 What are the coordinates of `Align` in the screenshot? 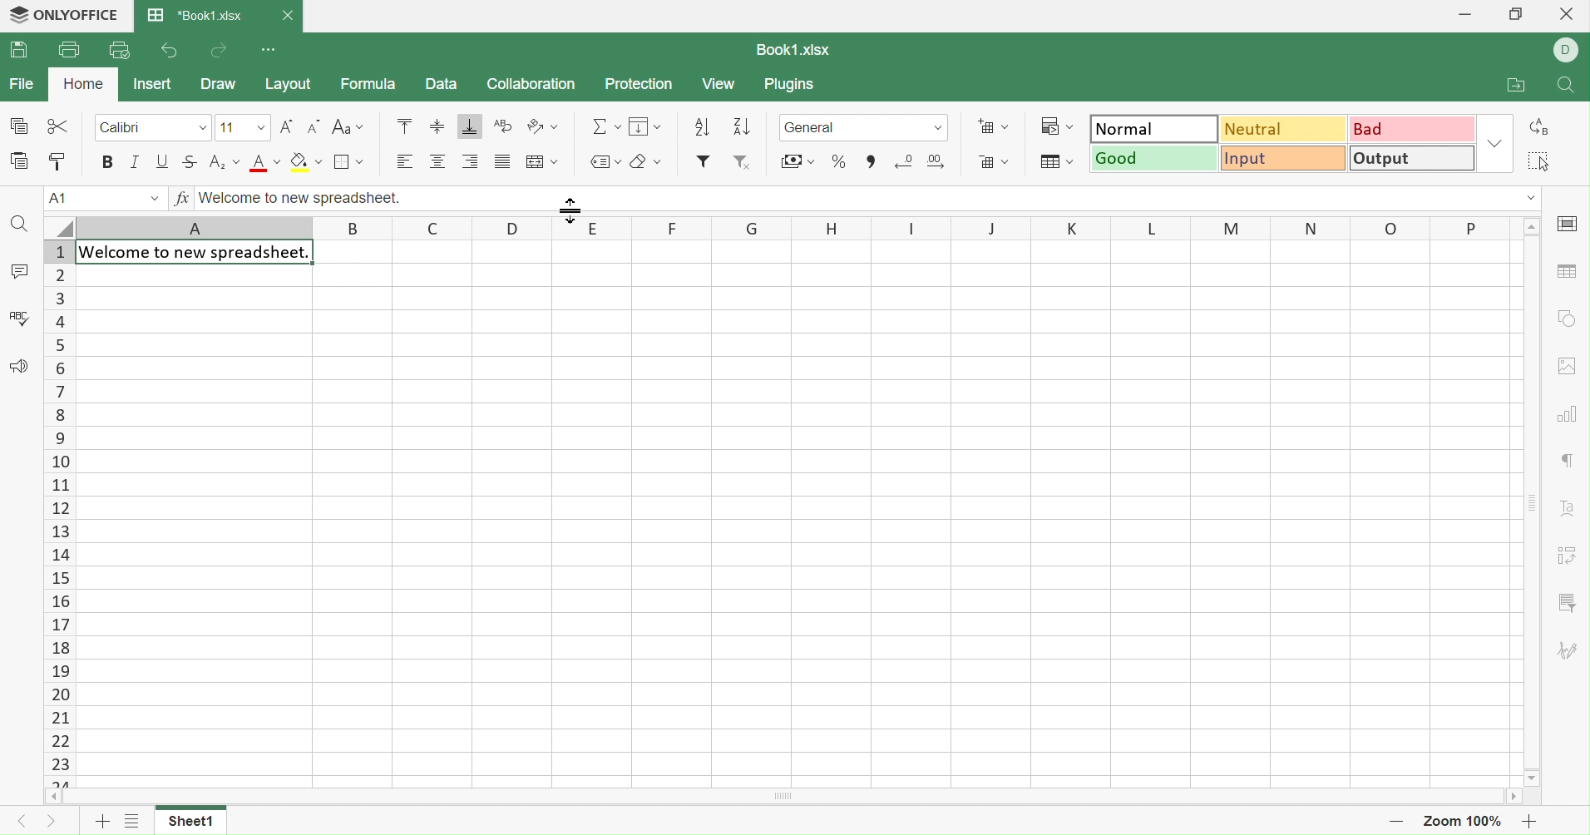 It's located at (437, 162).